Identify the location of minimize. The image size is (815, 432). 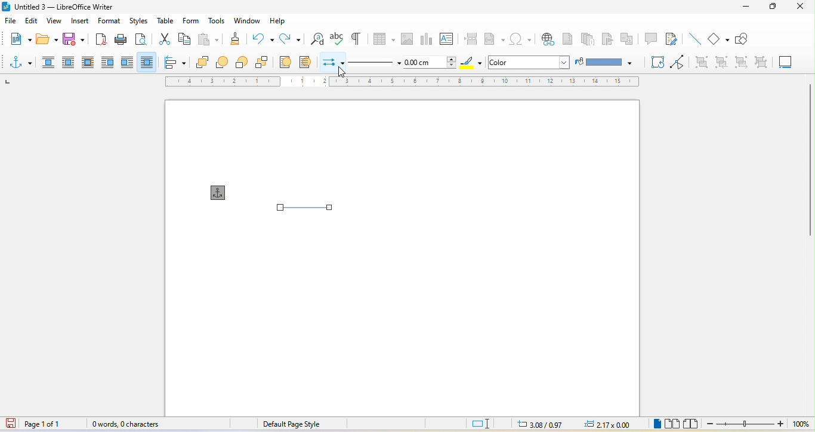
(746, 6).